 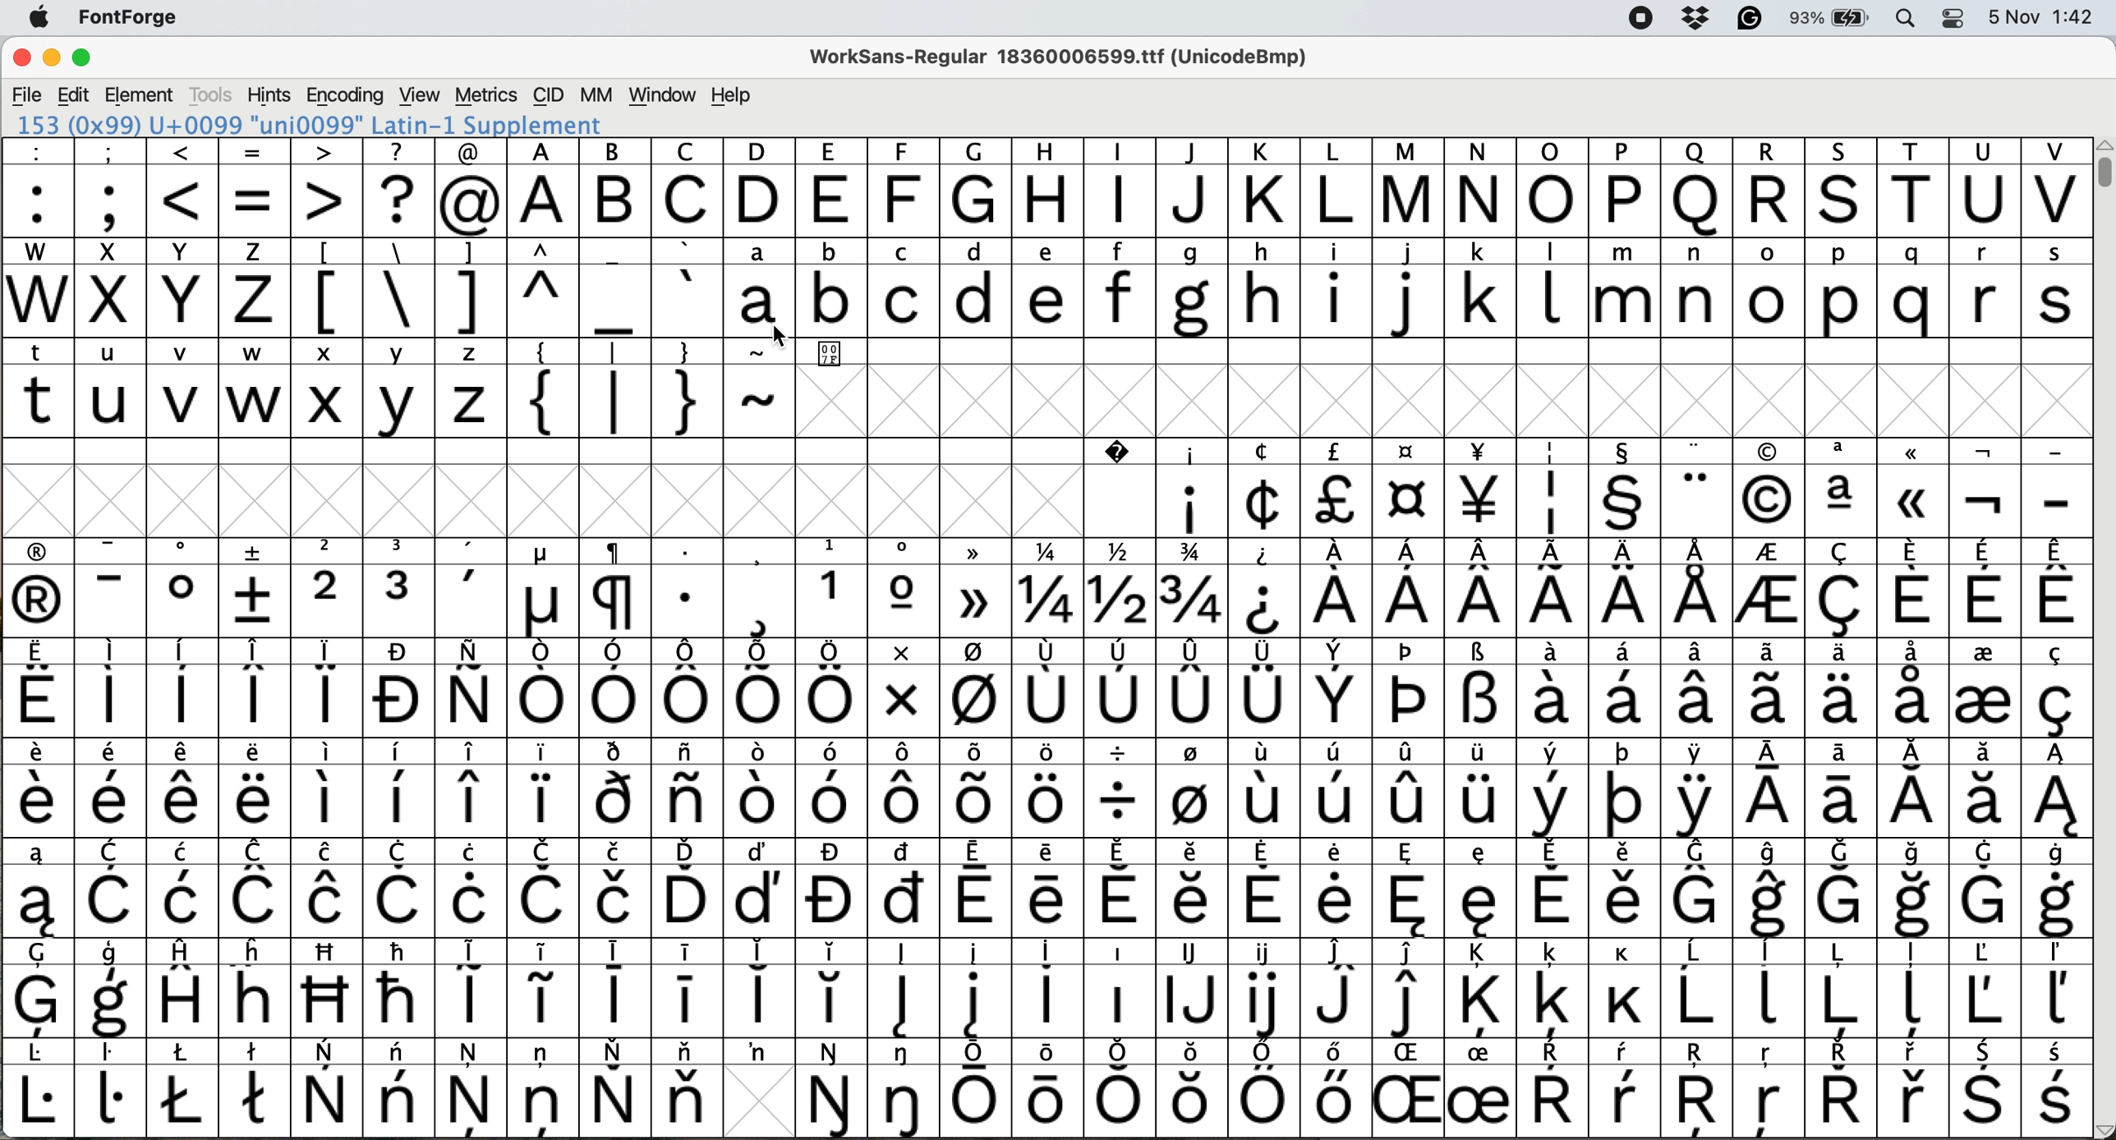 I want to click on H, so click(x=1050, y=189).